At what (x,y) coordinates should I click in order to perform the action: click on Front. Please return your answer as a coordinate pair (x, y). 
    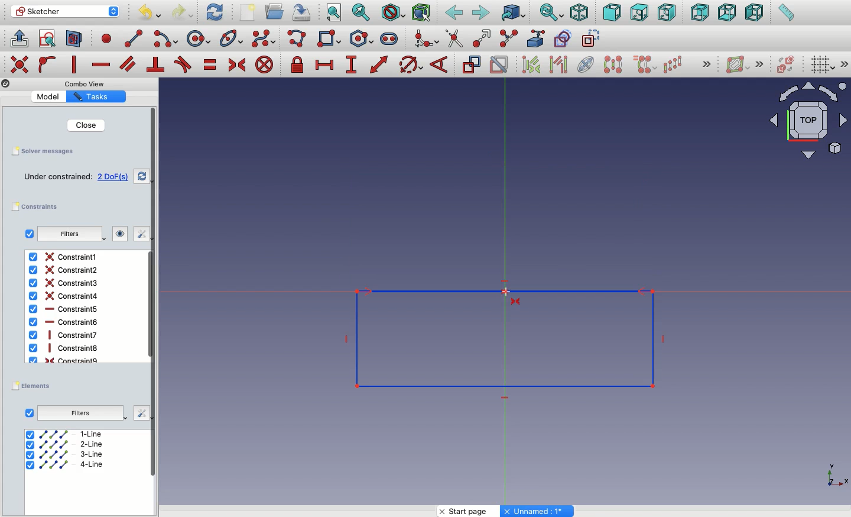
    Looking at the image, I should click on (612, 14).